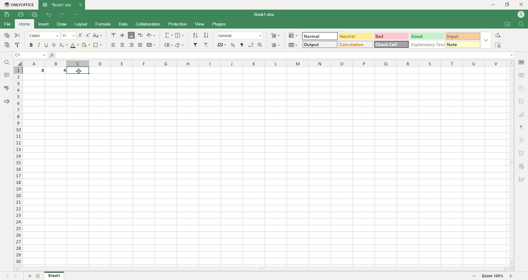 This screenshot has height=280, width=528. I want to click on calculation, so click(355, 44).